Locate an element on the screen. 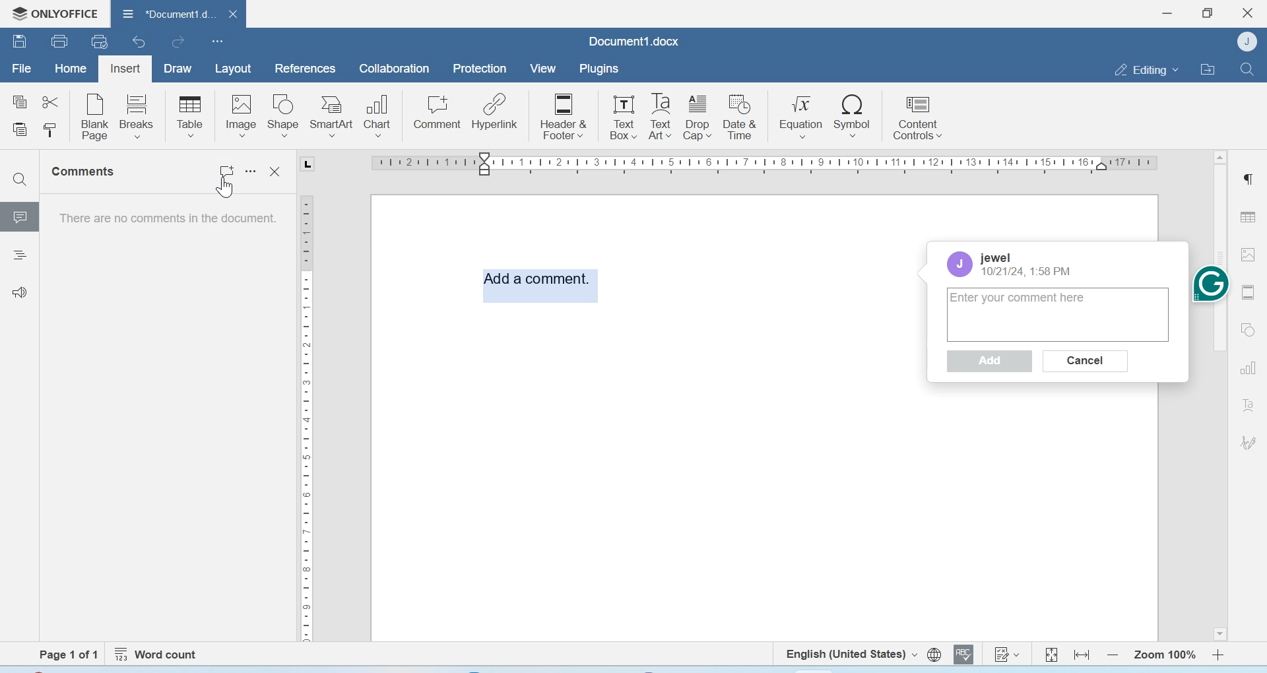 The image size is (1267, 673). Hyperlink is located at coordinates (494, 112).